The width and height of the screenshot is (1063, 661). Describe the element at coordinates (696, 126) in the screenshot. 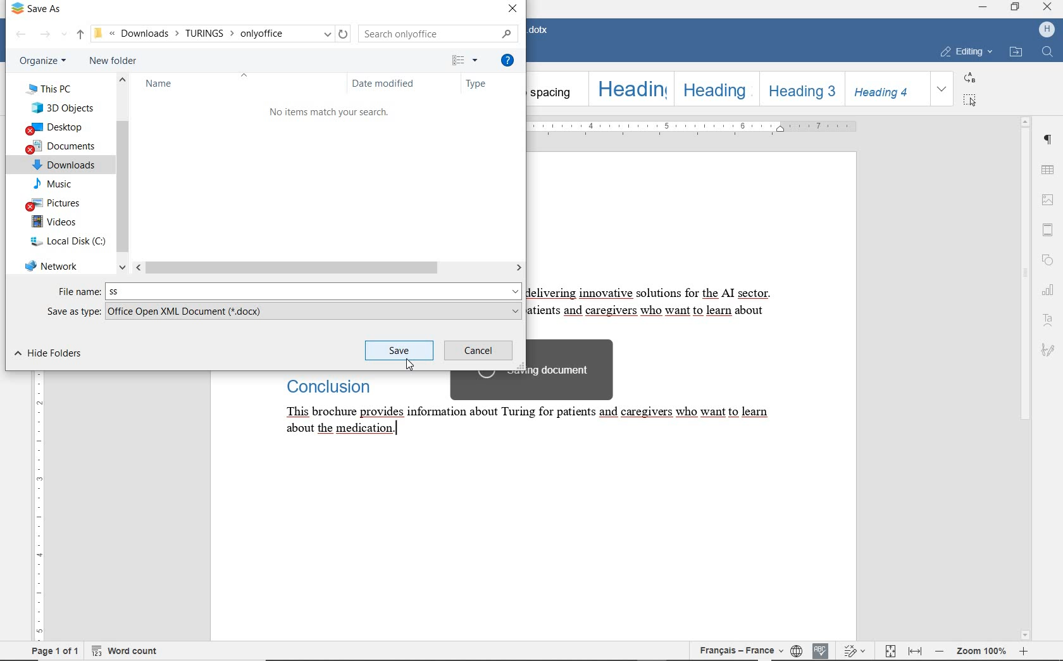

I see `RULER` at that location.